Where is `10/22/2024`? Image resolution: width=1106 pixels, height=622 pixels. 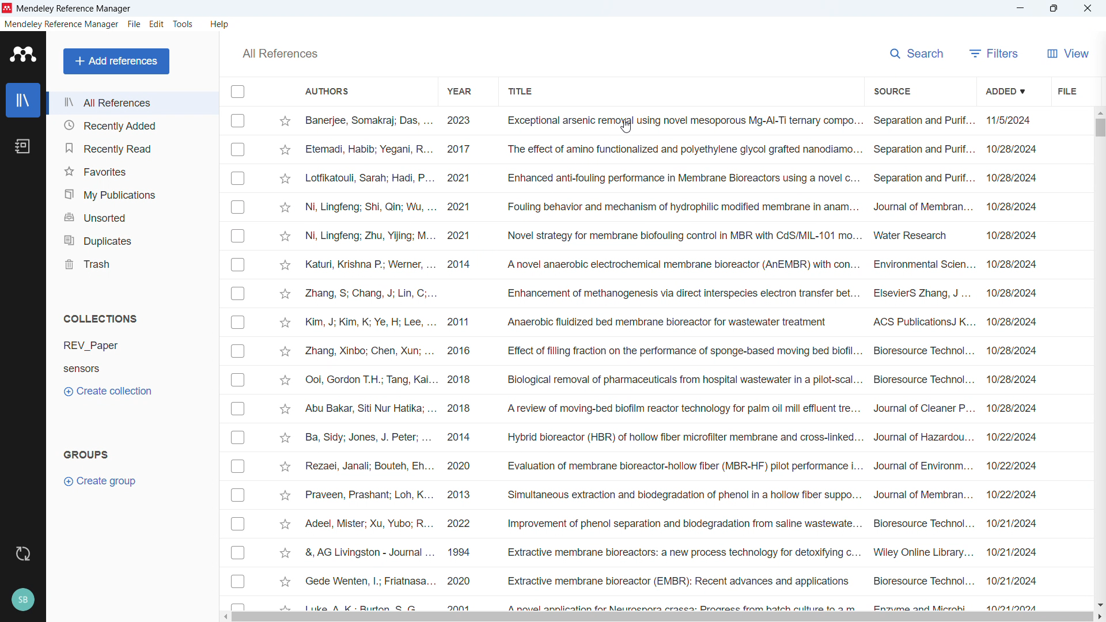 10/22/2024 is located at coordinates (1016, 436).